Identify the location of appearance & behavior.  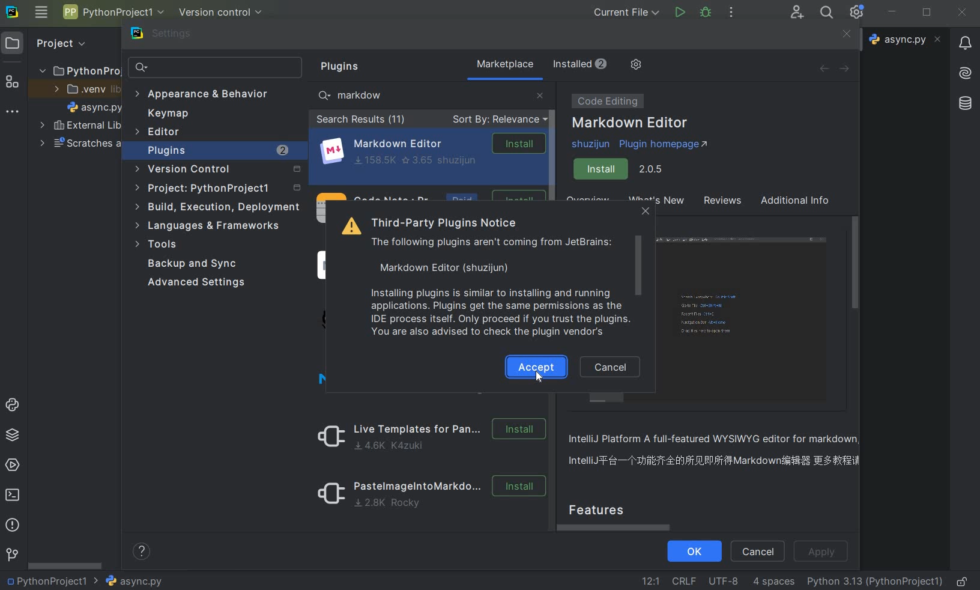
(202, 95).